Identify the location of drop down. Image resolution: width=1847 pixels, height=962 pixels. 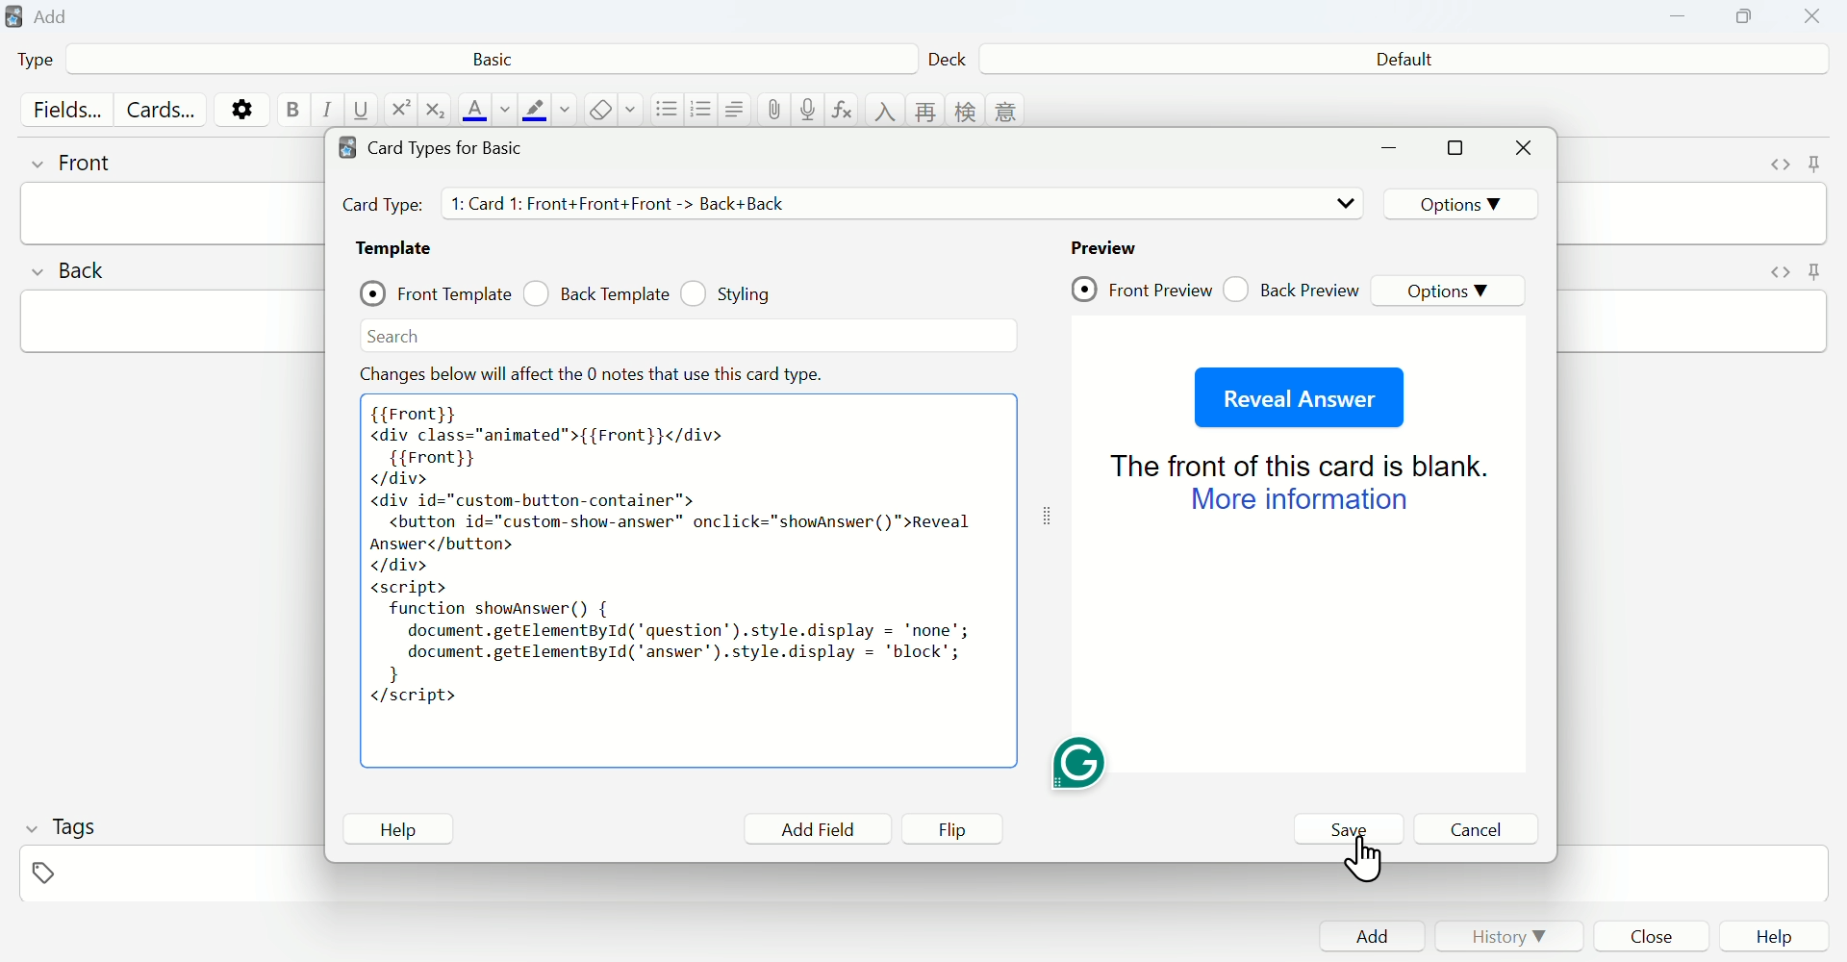
(1347, 205).